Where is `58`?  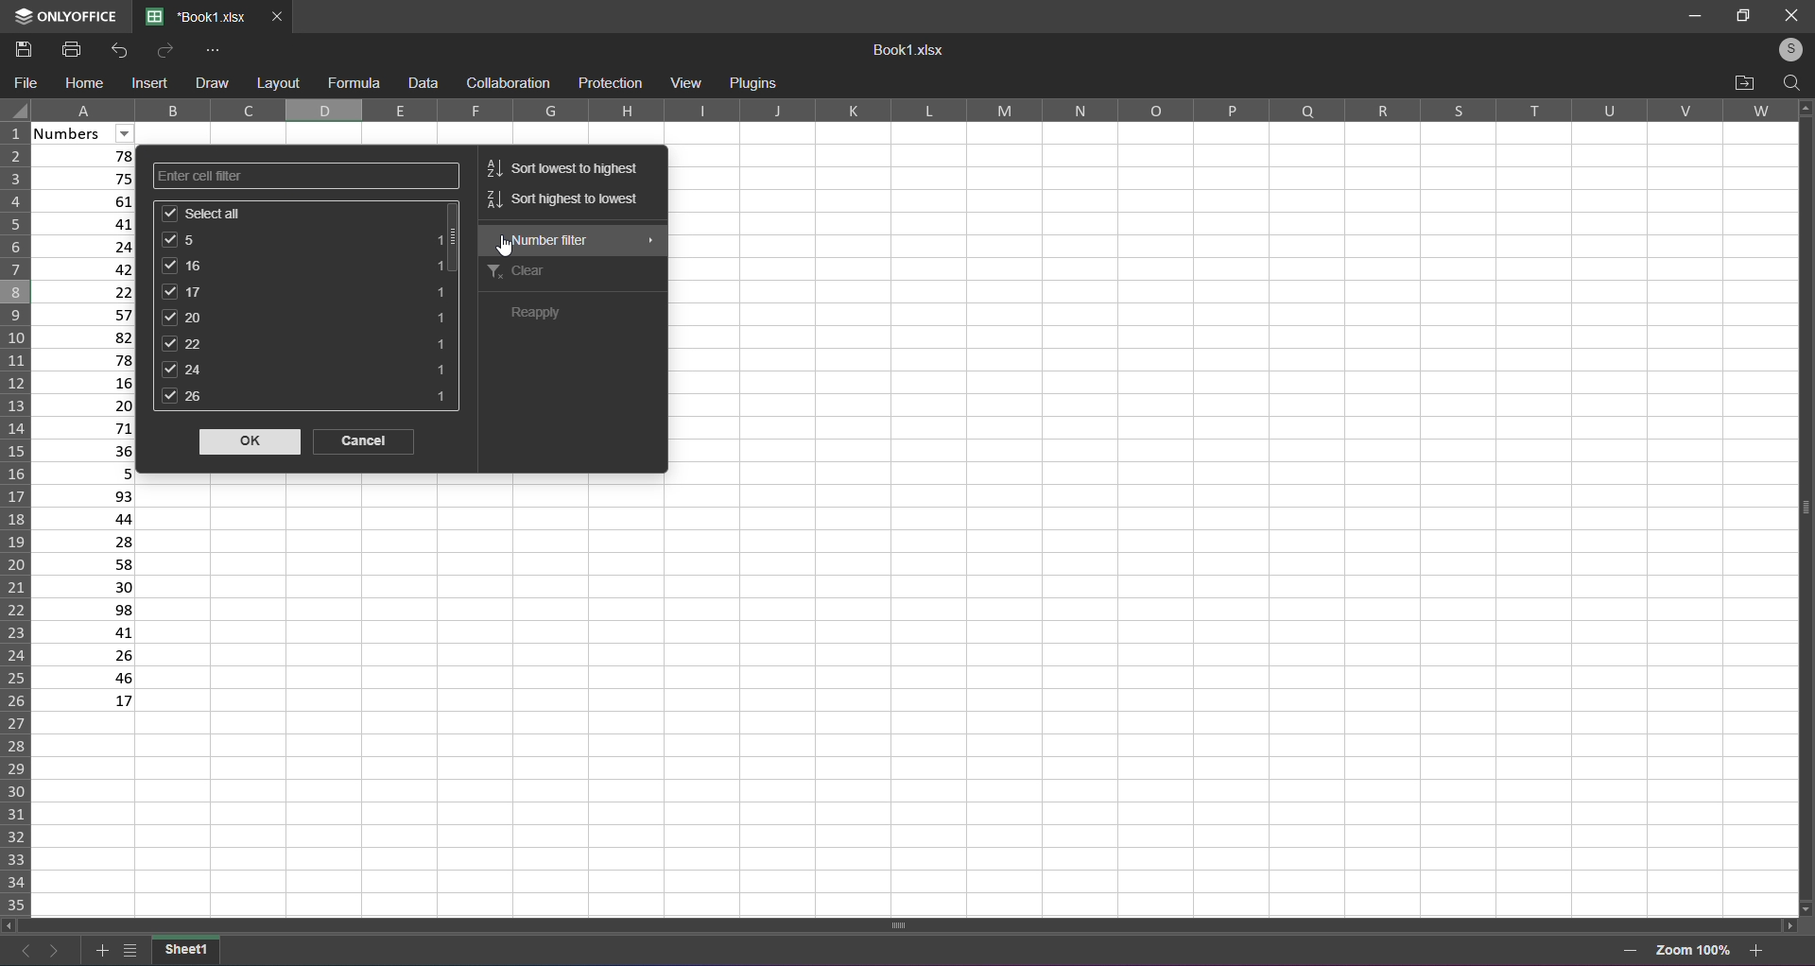 58 is located at coordinates (85, 564).